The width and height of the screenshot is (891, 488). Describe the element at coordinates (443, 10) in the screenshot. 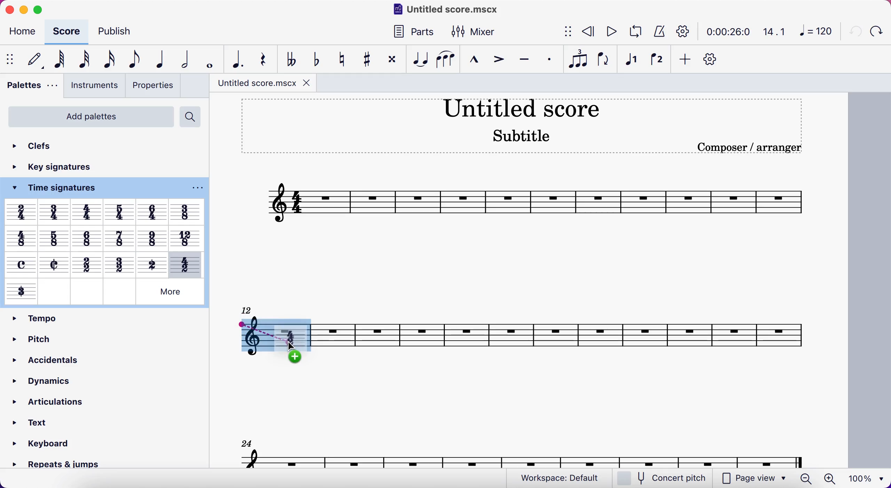

I see `title` at that location.